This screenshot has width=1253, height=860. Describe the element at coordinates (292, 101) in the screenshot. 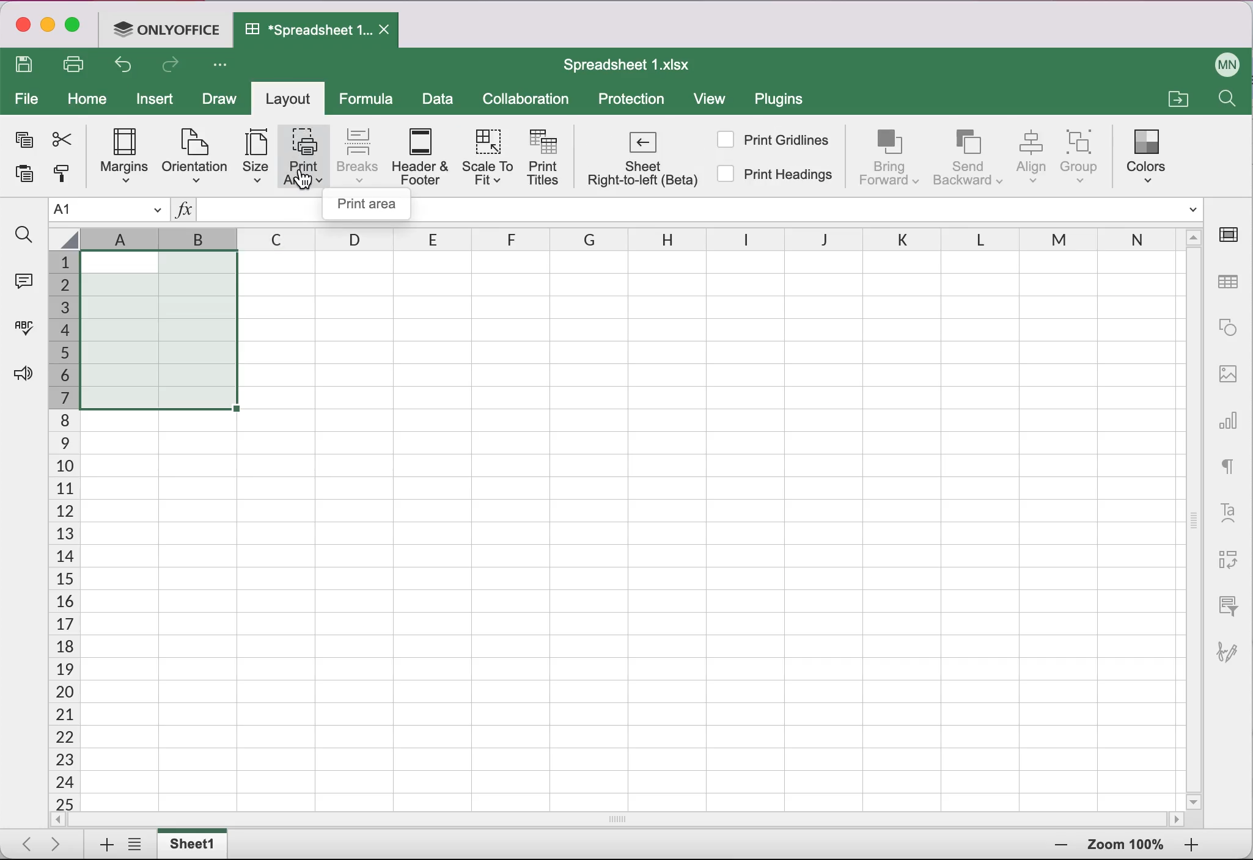

I see `layout` at that location.